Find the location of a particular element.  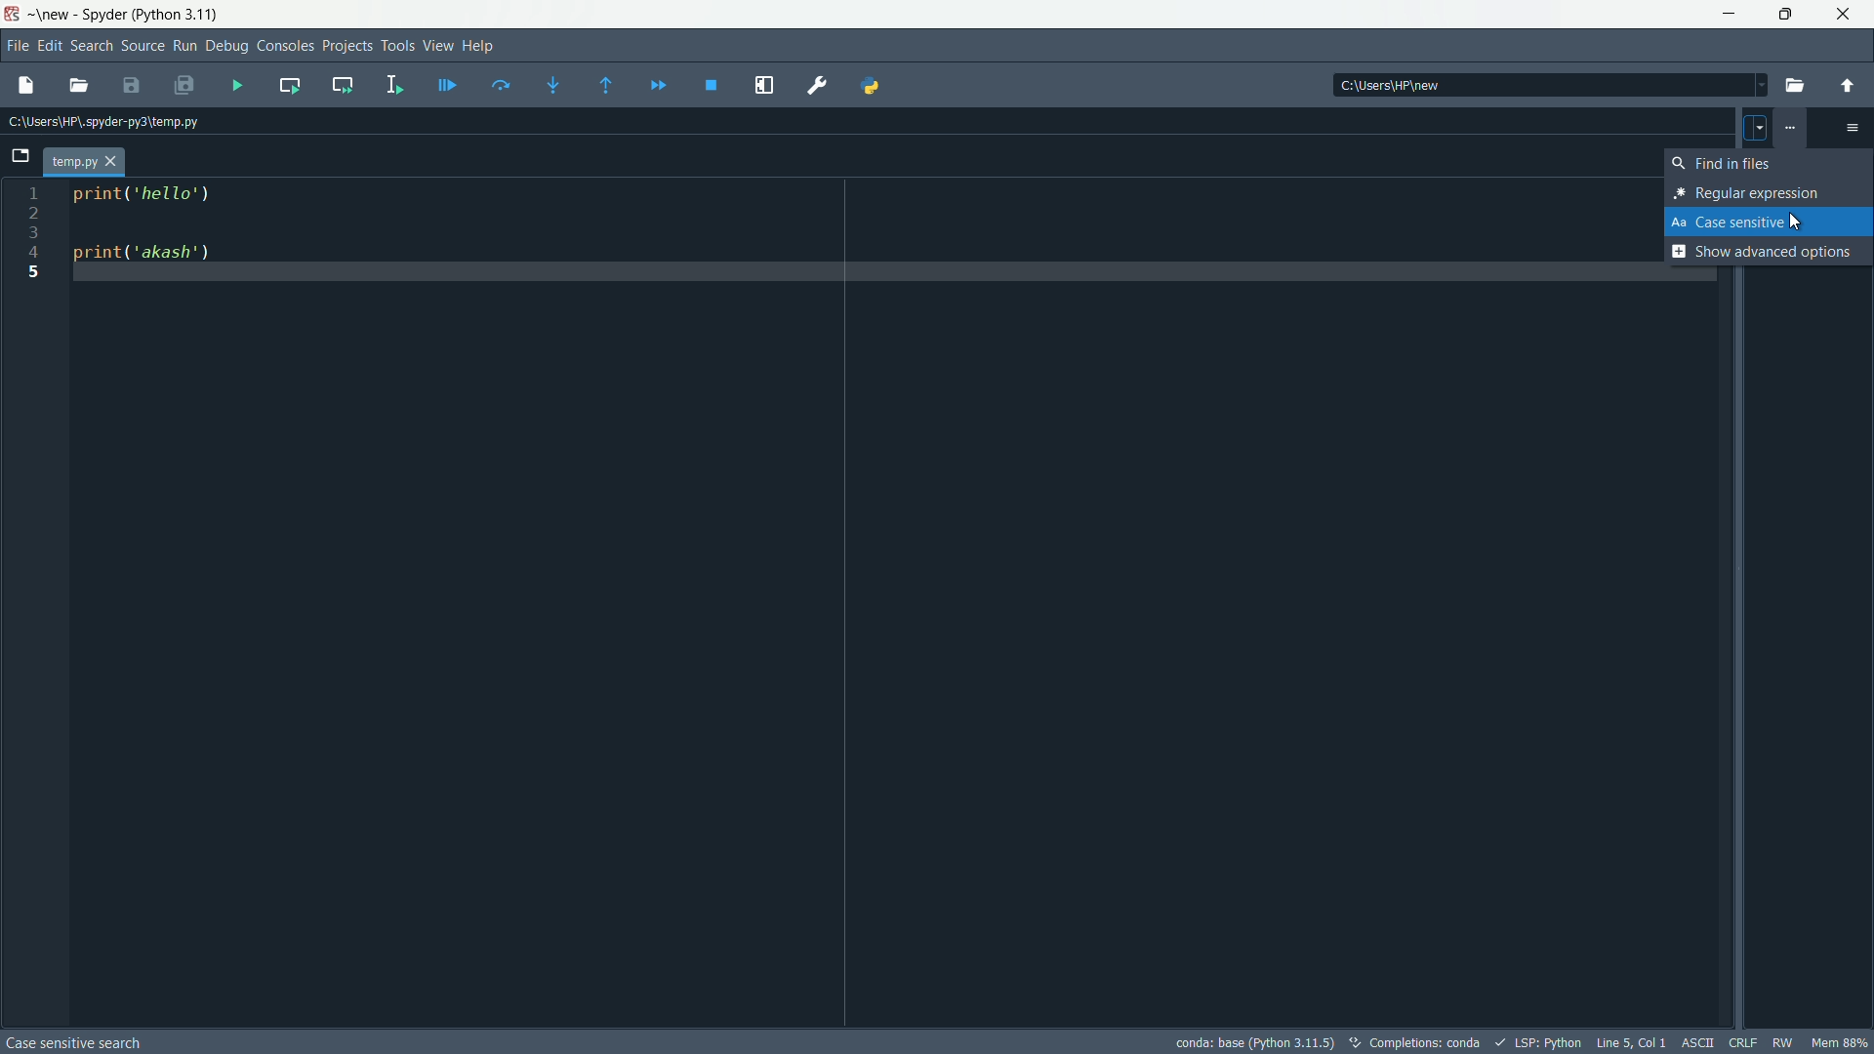

Edit menu is located at coordinates (48, 45).